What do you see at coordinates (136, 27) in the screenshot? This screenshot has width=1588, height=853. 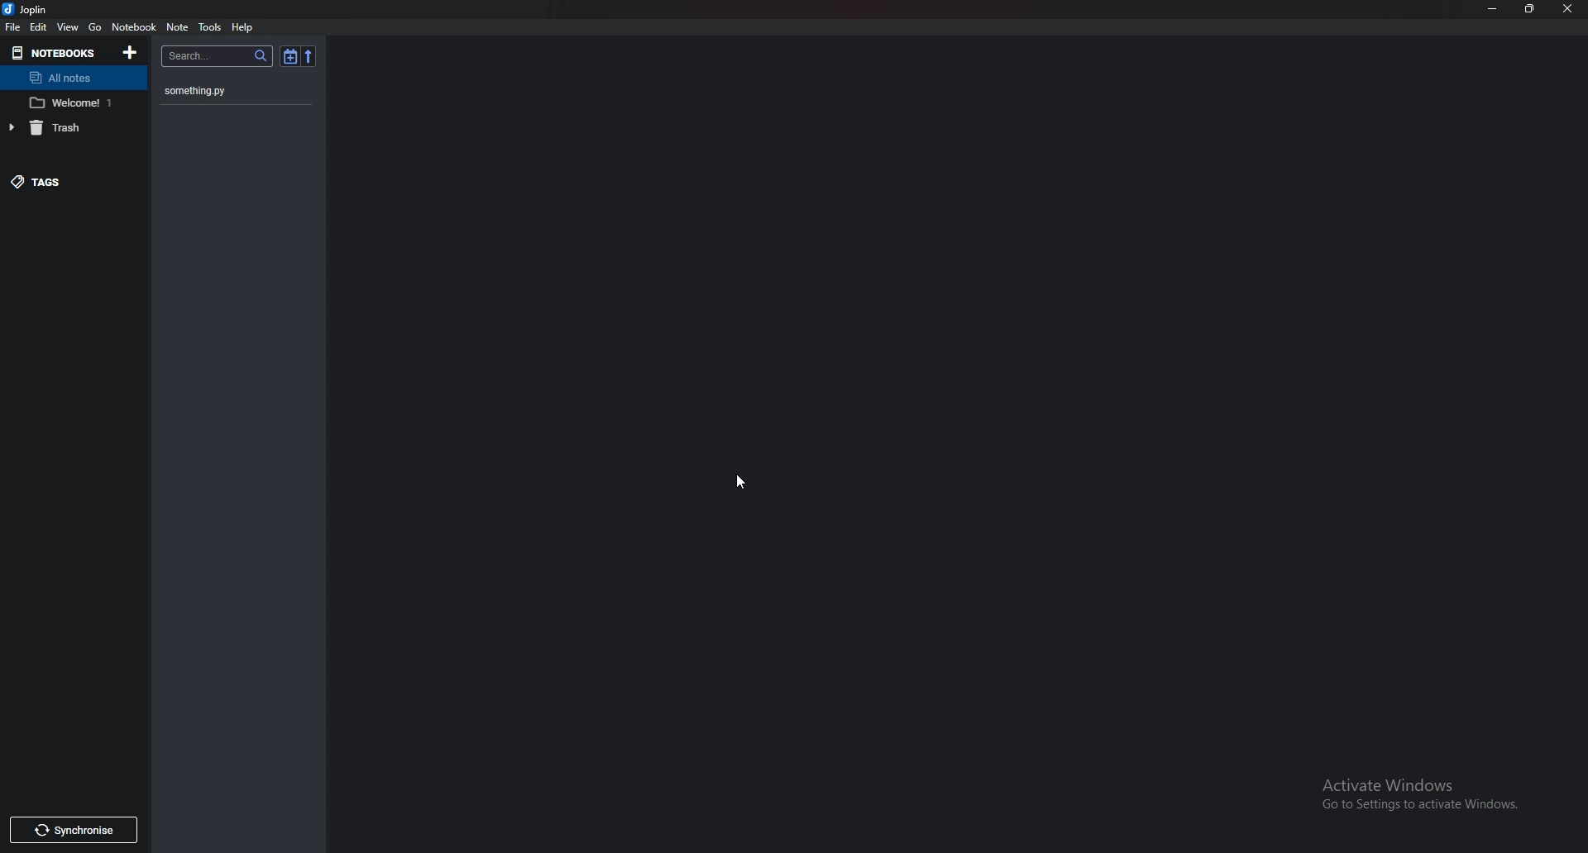 I see `Notebook` at bounding box center [136, 27].